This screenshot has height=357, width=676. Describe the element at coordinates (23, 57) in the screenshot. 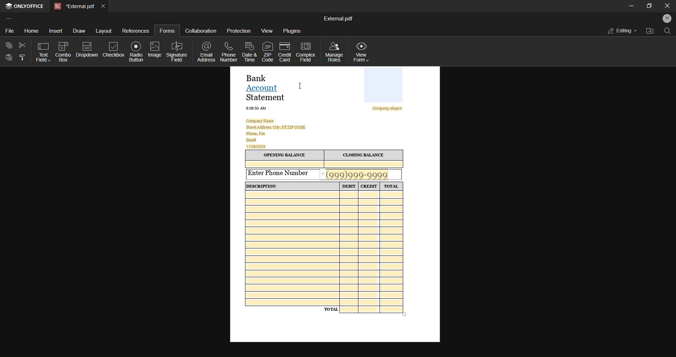

I see `copy style` at that location.